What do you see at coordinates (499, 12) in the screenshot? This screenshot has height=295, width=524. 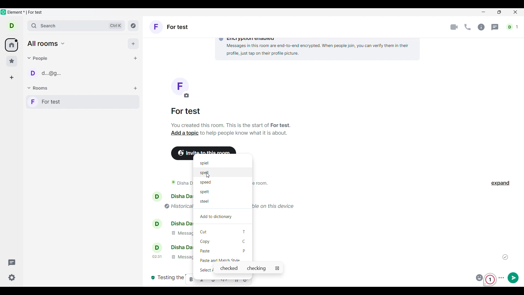 I see `Show in smaller tab` at bounding box center [499, 12].